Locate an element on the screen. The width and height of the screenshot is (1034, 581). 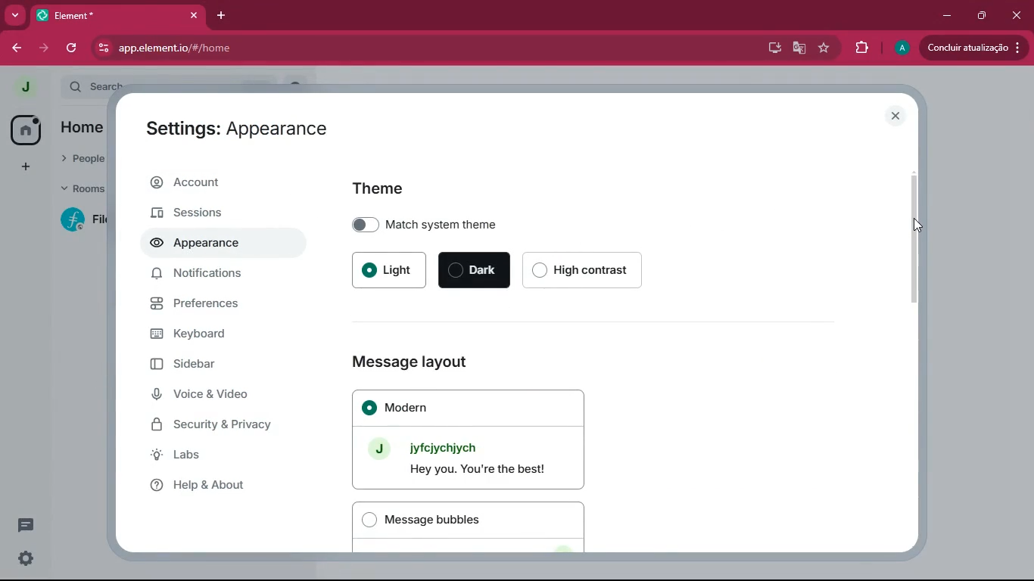
modern is located at coordinates (470, 439).